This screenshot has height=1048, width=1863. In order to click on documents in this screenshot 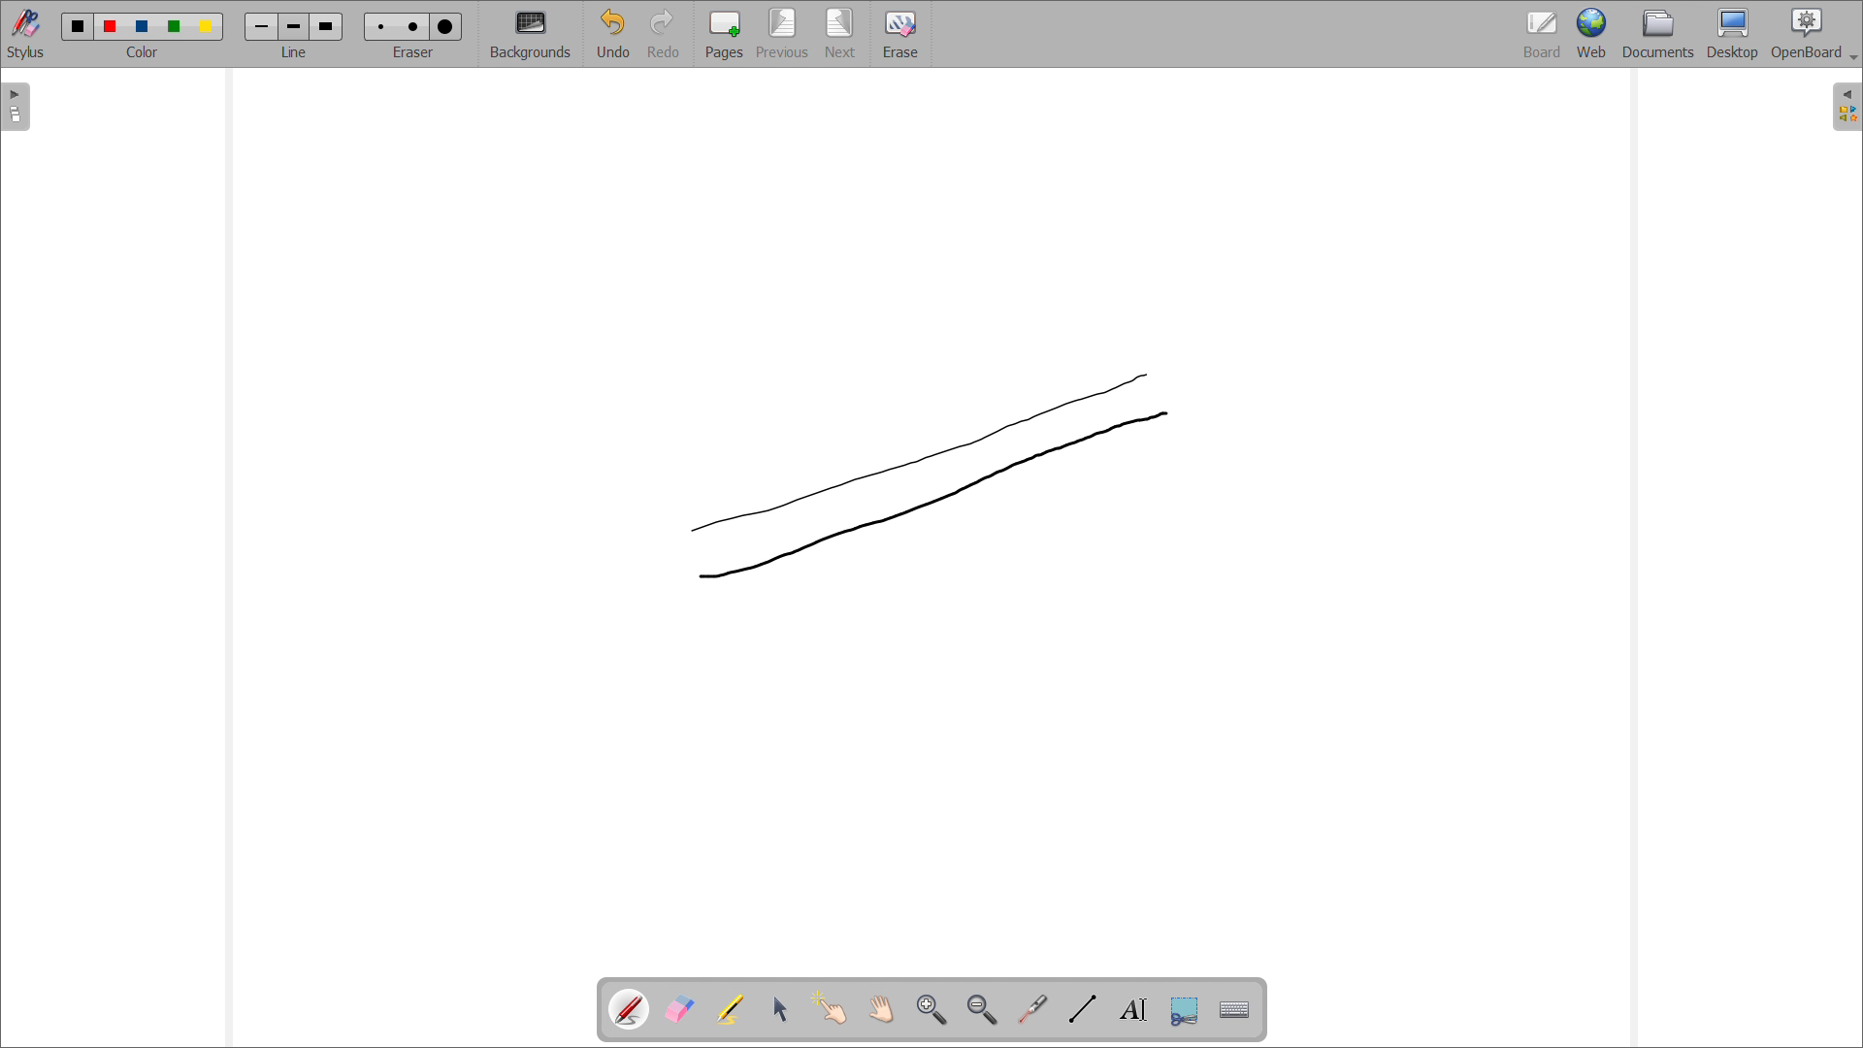, I will do `click(1658, 35)`.